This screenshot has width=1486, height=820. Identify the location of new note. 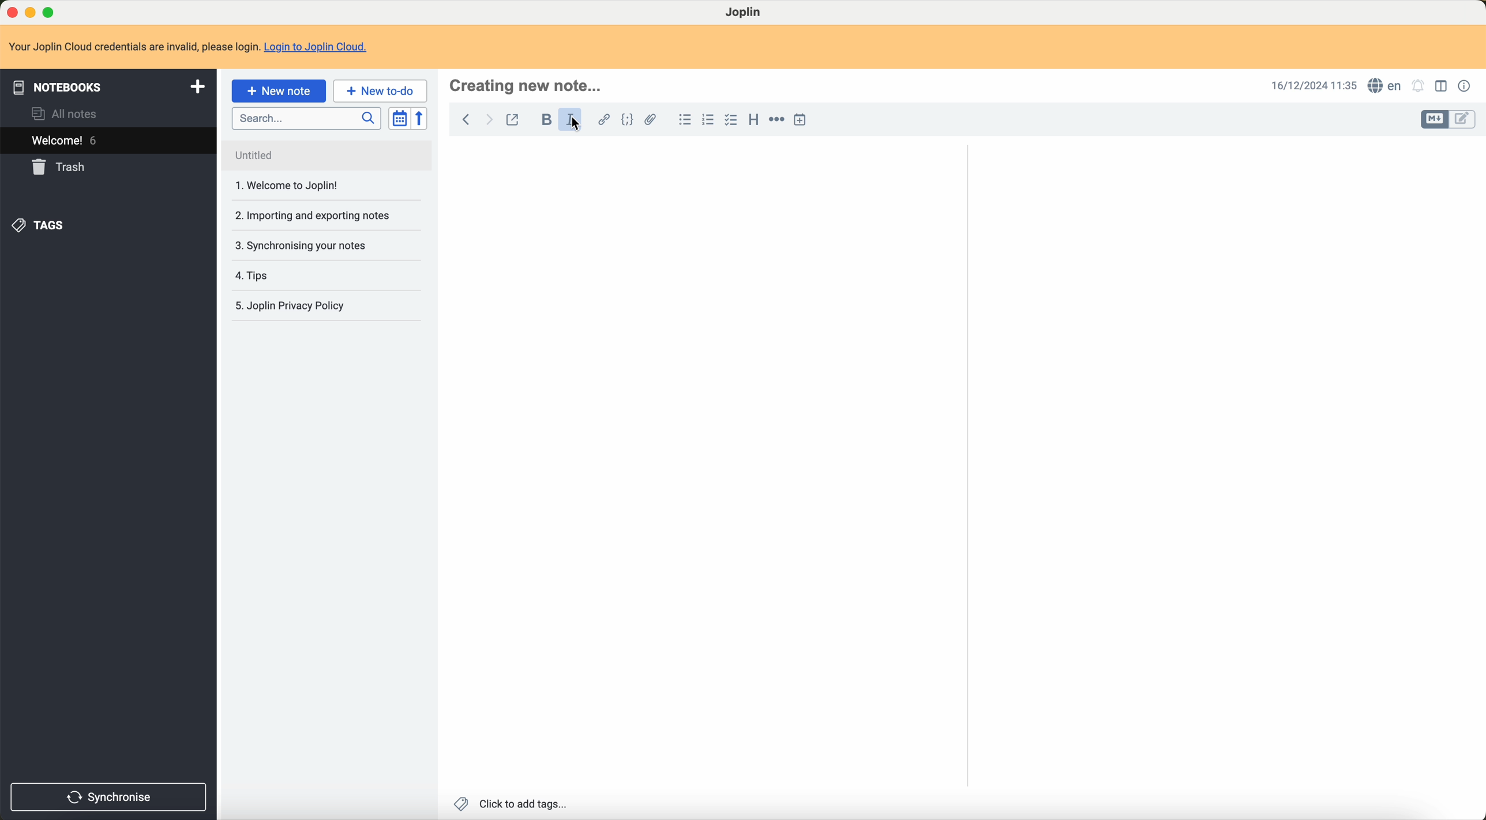
(279, 91).